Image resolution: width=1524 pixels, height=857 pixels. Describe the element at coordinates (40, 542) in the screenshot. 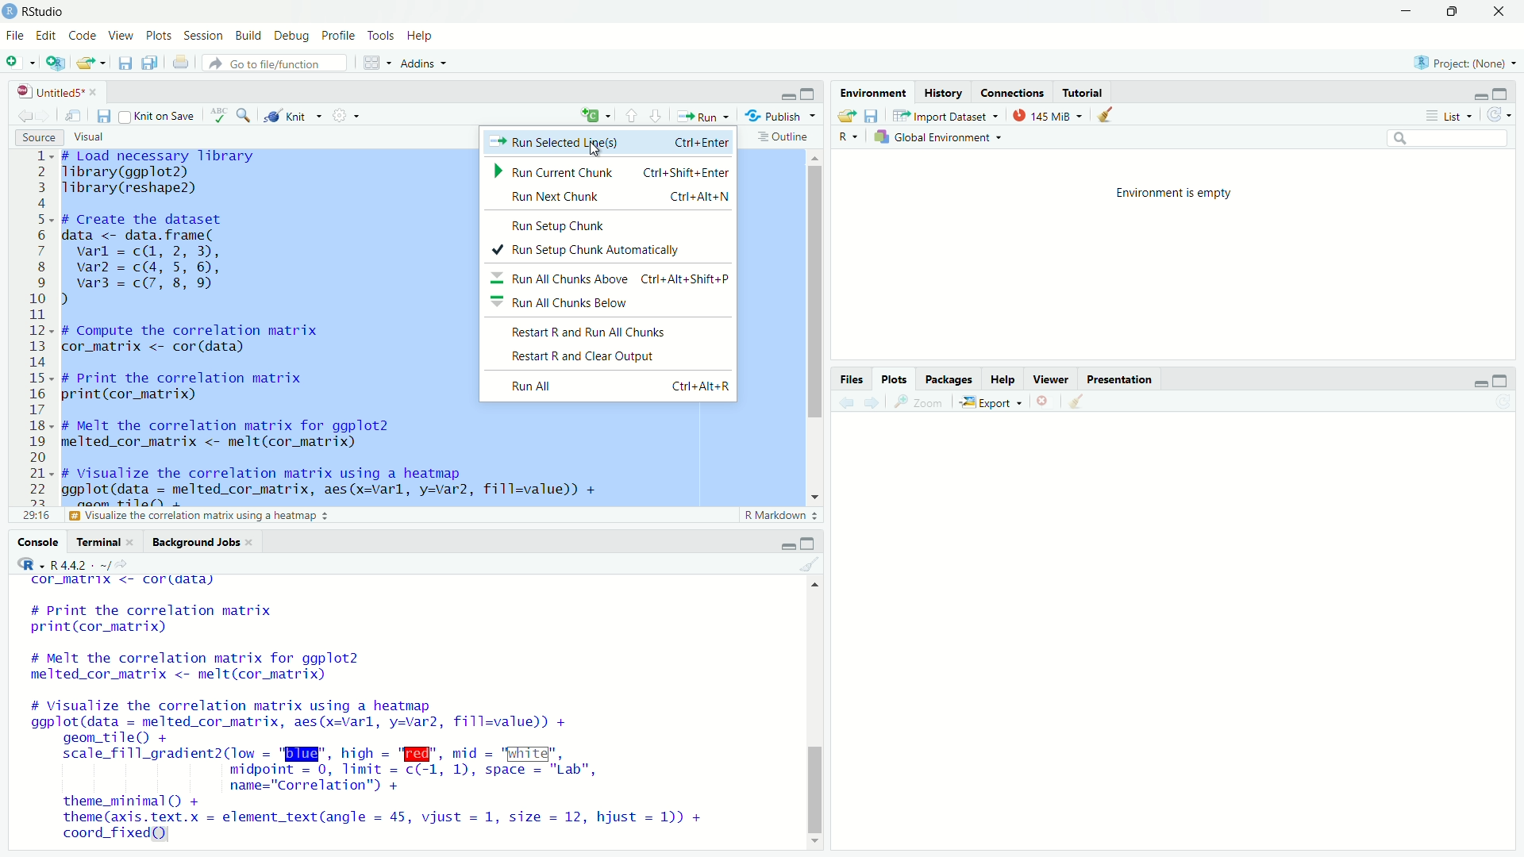

I see `console` at that location.